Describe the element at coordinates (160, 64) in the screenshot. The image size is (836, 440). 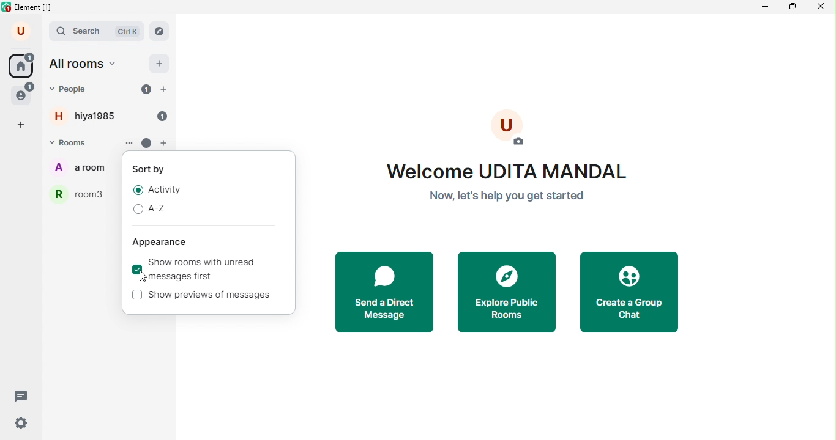
I see `add` at that location.